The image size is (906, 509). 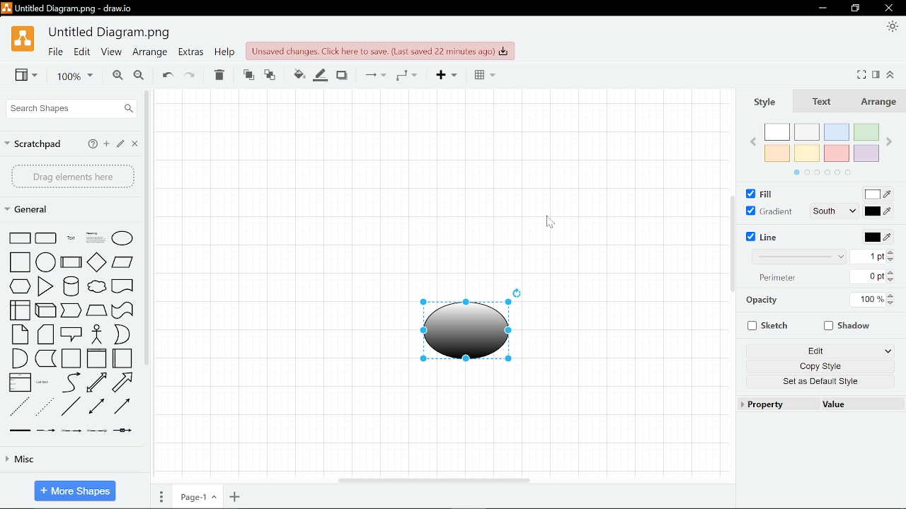 I want to click on Scratchpad, so click(x=34, y=145).